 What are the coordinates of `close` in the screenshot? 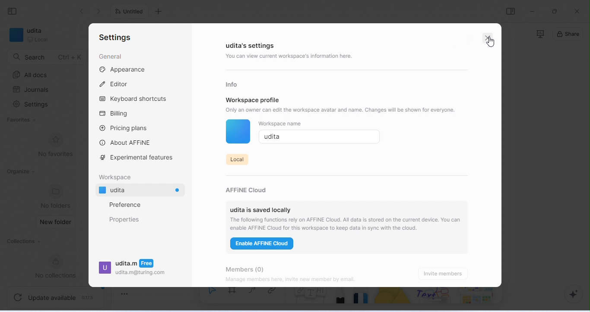 It's located at (488, 37).